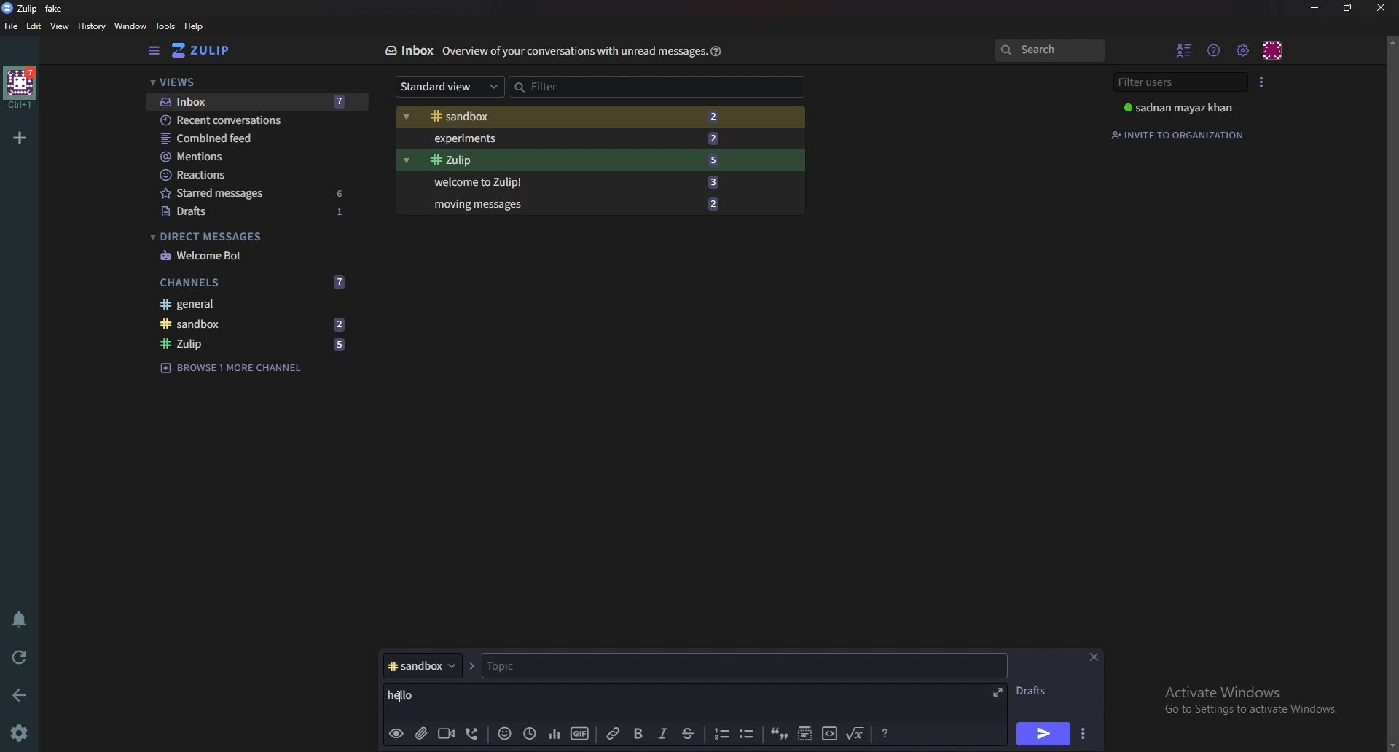 This screenshot has height=752, width=1399. Describe the element at coordinates (638, 734) in the screenshot. I see `Bold` at that location.